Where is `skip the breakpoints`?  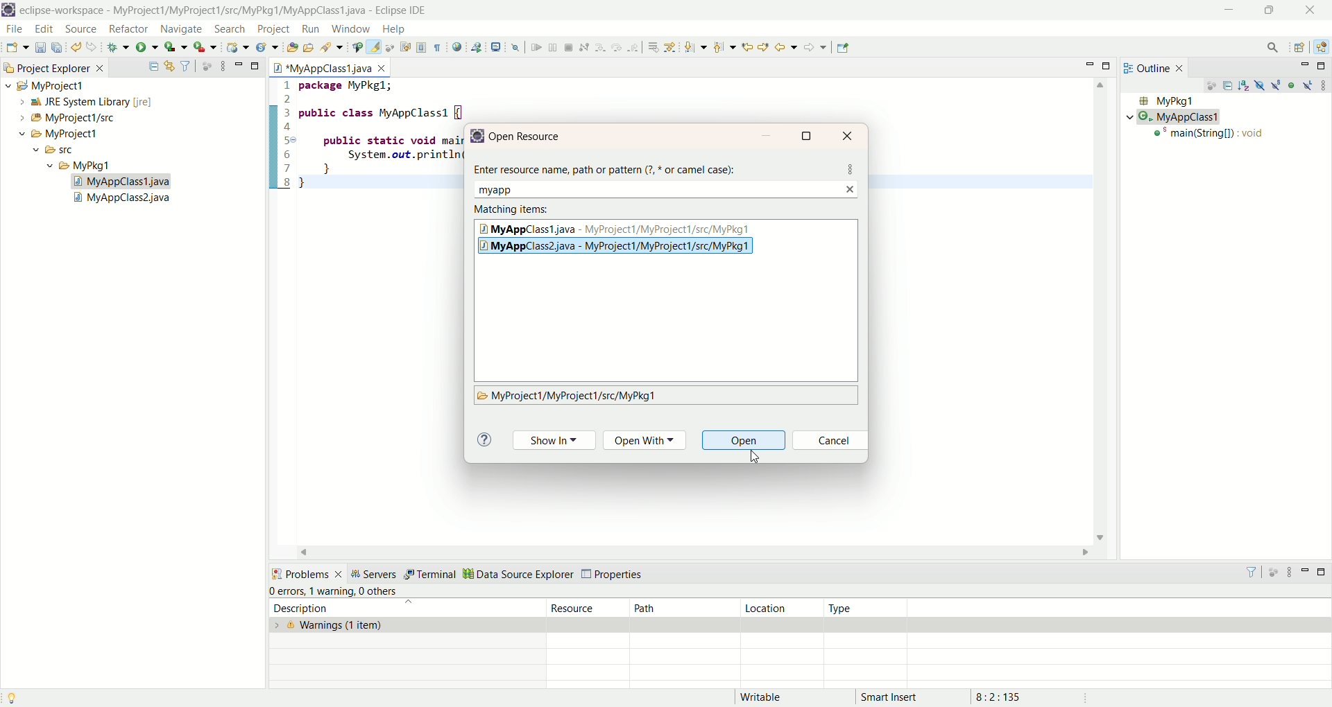
skip the breakpoints is located at coordinates (516, 49).